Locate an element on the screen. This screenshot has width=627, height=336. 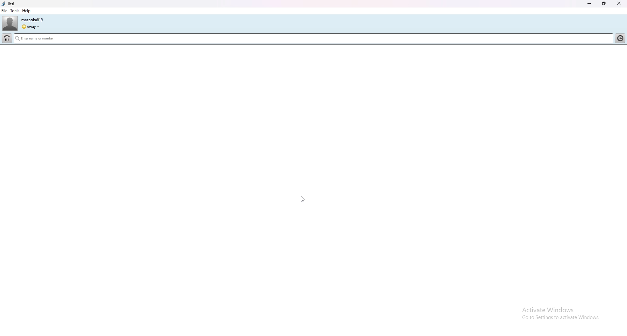
search bar is located at coordinates (313, 39).